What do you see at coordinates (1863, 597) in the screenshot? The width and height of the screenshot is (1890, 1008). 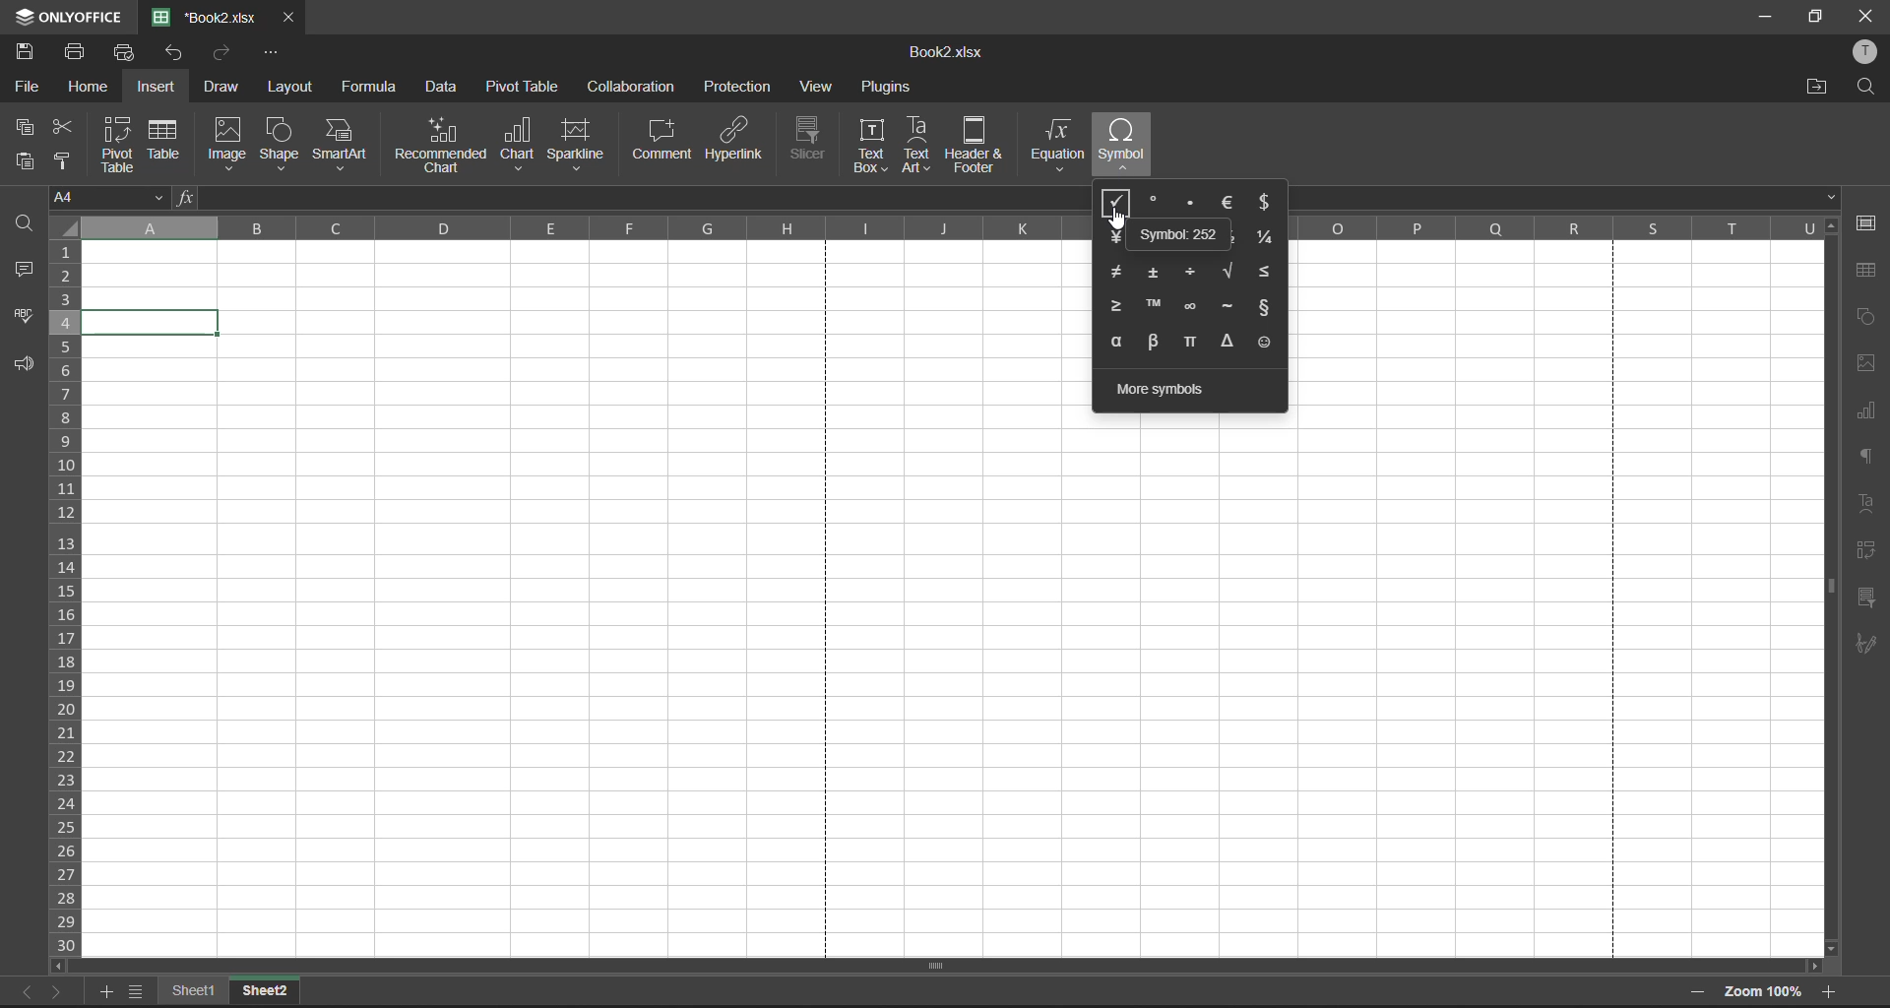 I see `slicer` at bounding box center [1863, 597].